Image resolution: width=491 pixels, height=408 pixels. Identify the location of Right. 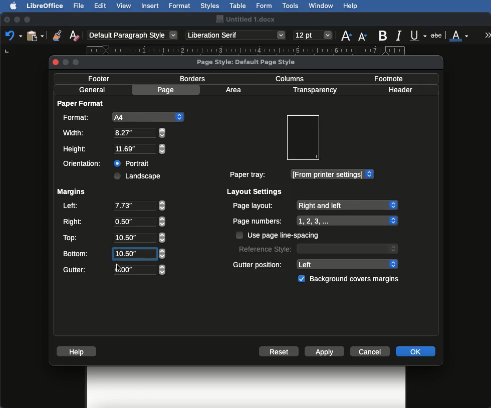
(113, 222).